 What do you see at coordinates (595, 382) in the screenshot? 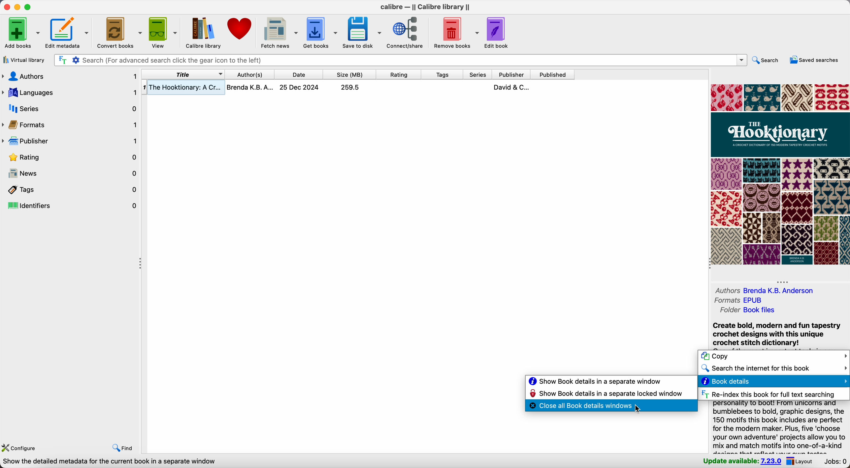
I see `show book details in a separate window` at bounding box center [595, 382].